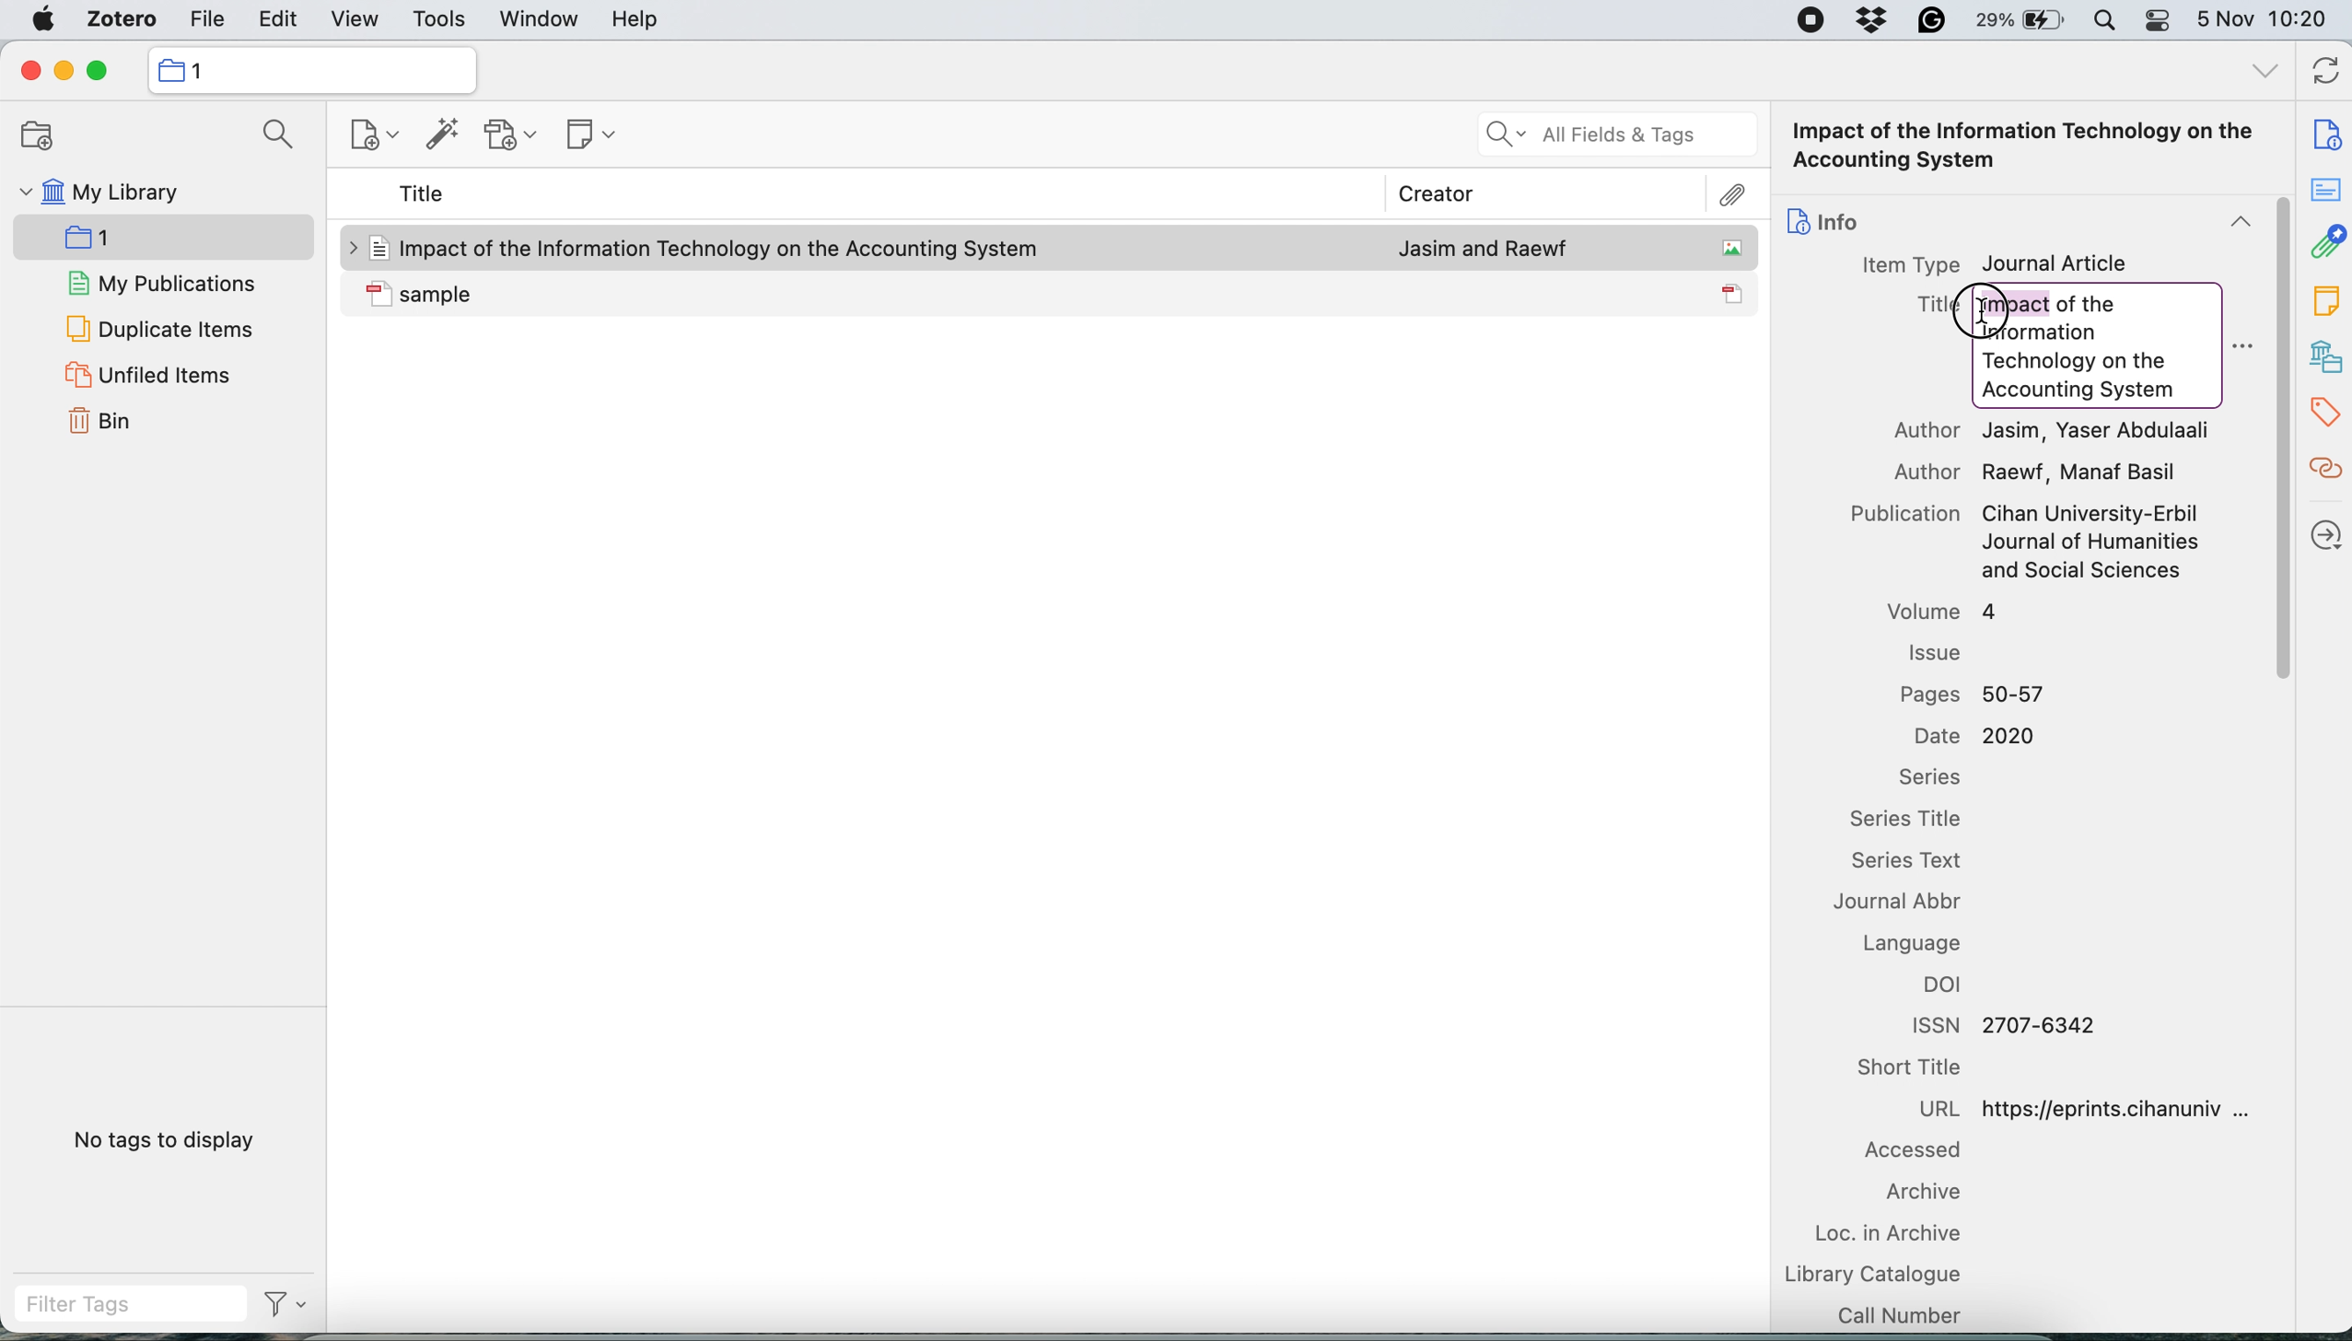 This screenshot has width=2352, height=1341. Describe the element at coordinates (638, 20) in the screenshot. I see `help` at that location.